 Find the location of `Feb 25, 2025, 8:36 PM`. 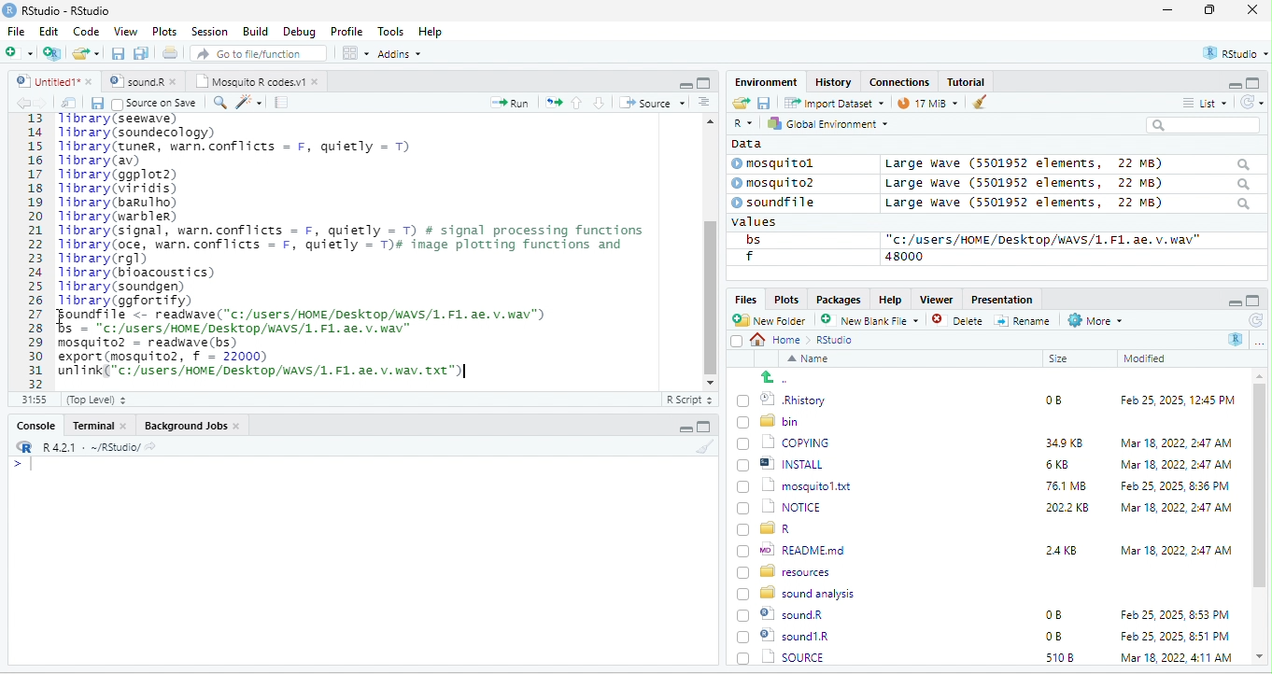

Feb 25, 2025, 8:36 PM is located at coordinates (1171, 485).